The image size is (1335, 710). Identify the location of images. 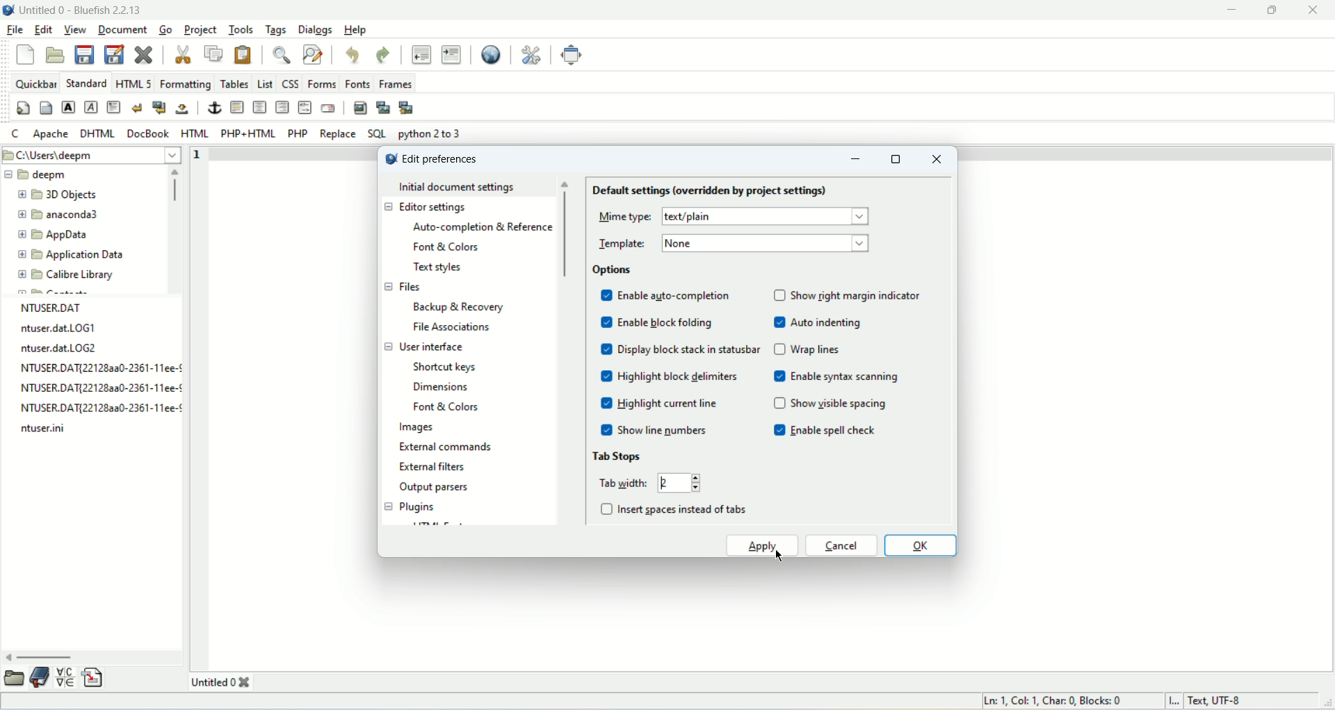
(416, 429).